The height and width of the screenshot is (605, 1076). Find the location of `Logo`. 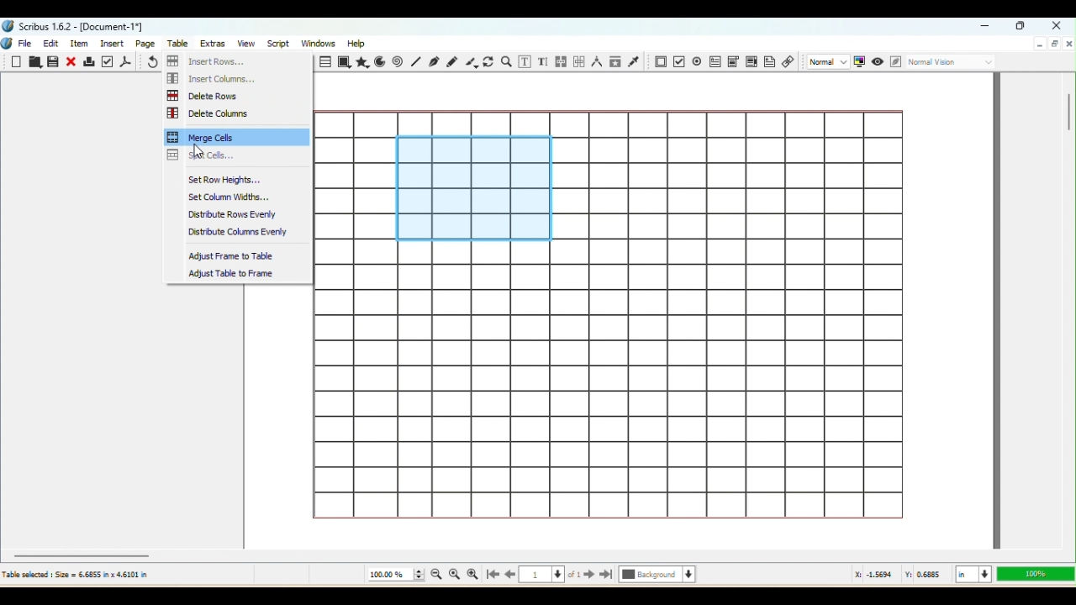

Logo is located at coordinates (8, 45).